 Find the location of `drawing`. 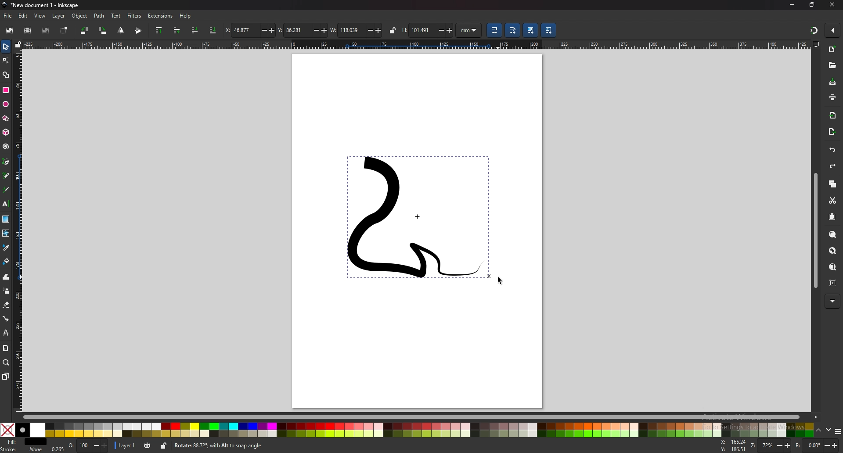

drawing is located at coordinates (419, 219).